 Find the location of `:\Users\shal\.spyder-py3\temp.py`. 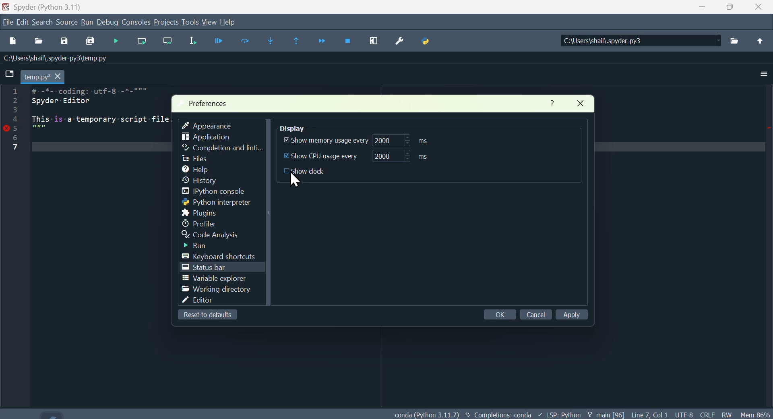

:\Users\shal\.spyder-py3\temp.py is located at coordinates (53, 59).